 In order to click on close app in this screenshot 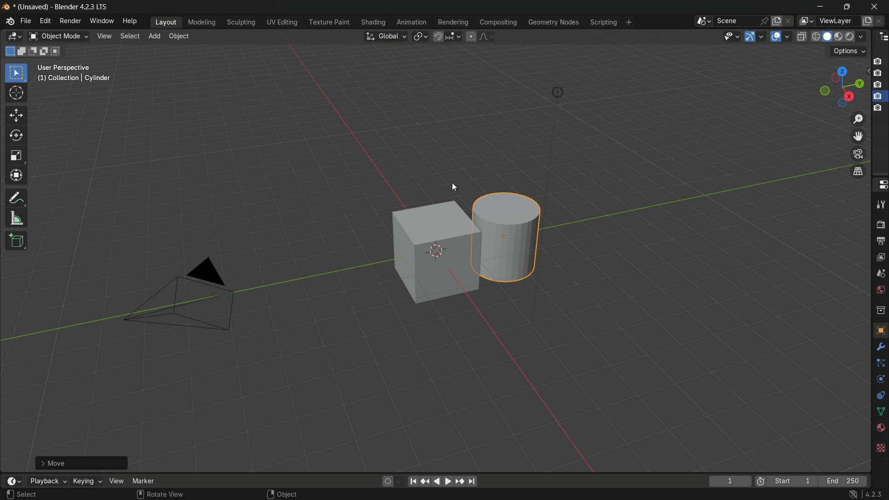, I will do `click(875, 7)`.